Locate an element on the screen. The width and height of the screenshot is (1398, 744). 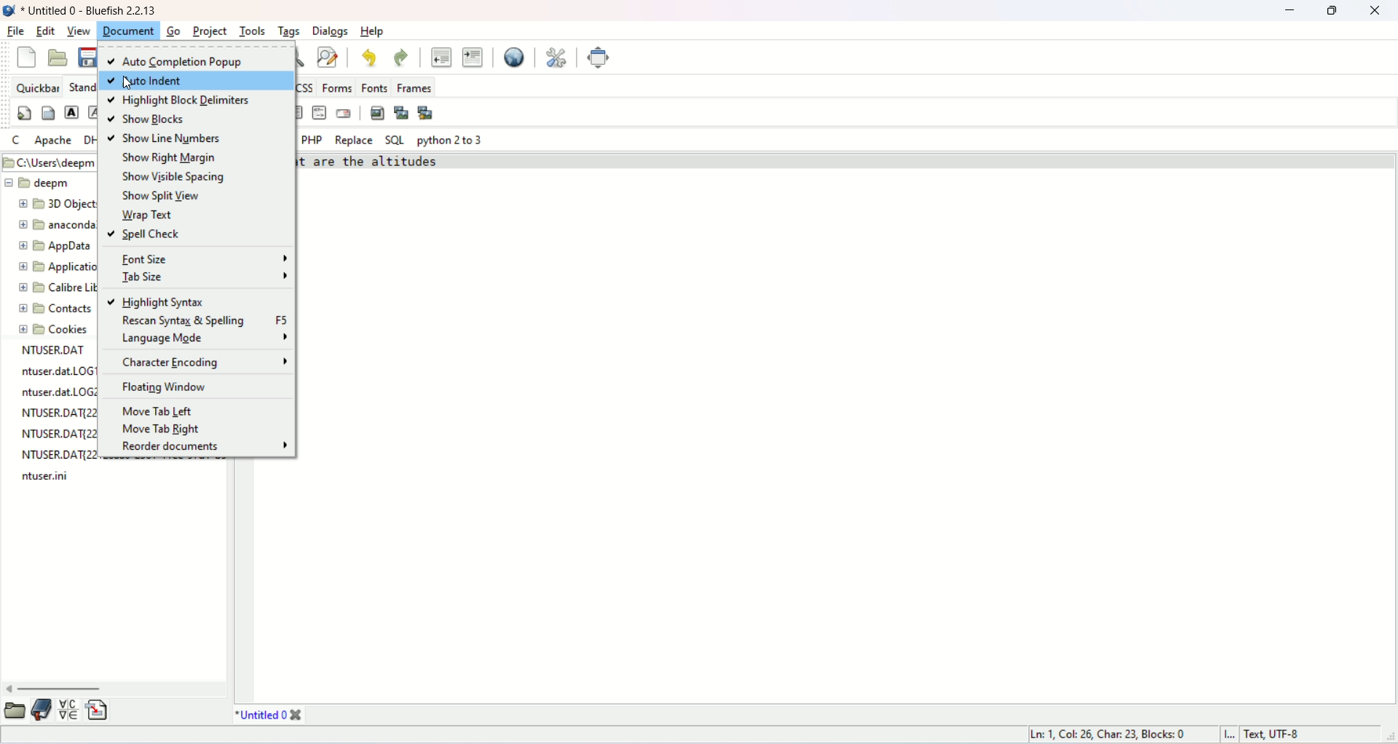
frames is located at coordinates (413, 85).